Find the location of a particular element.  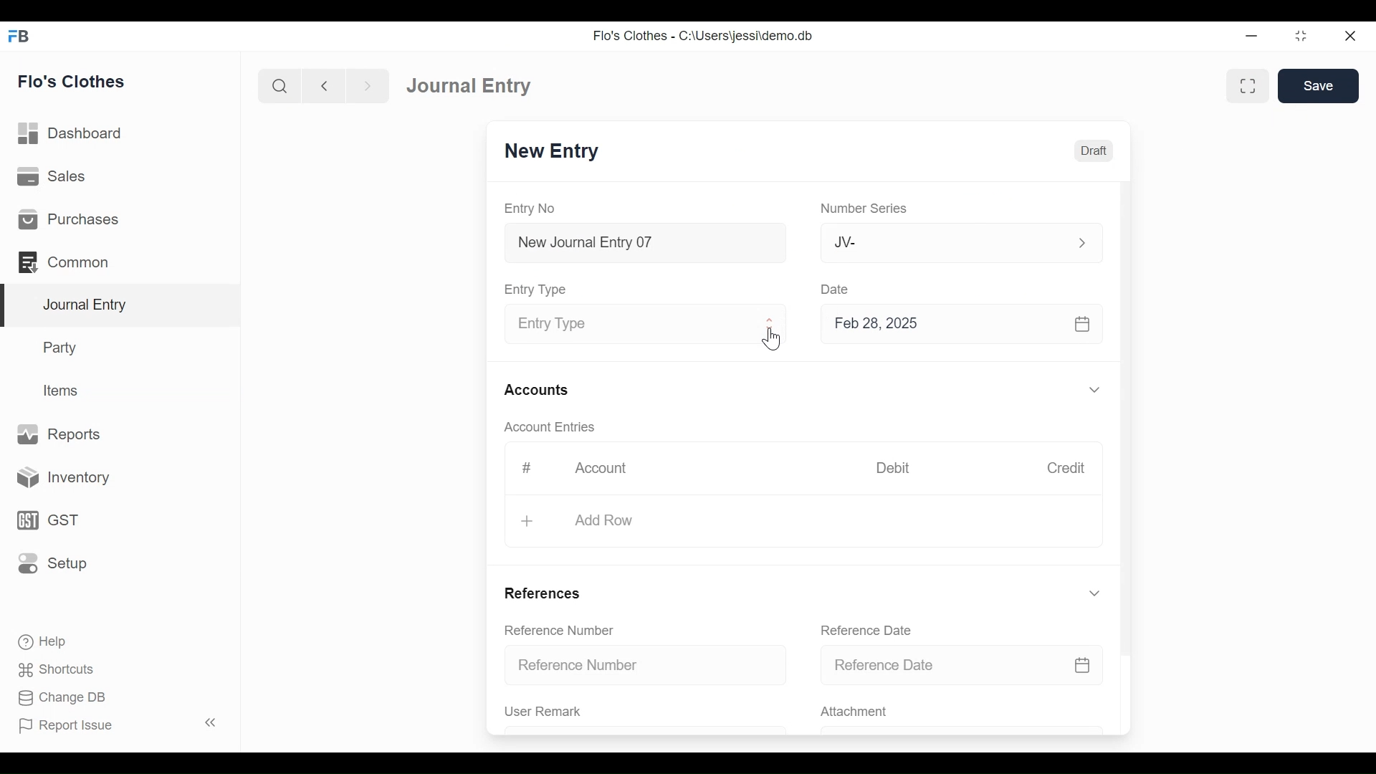

Expand is located at coordinates (772, 324).